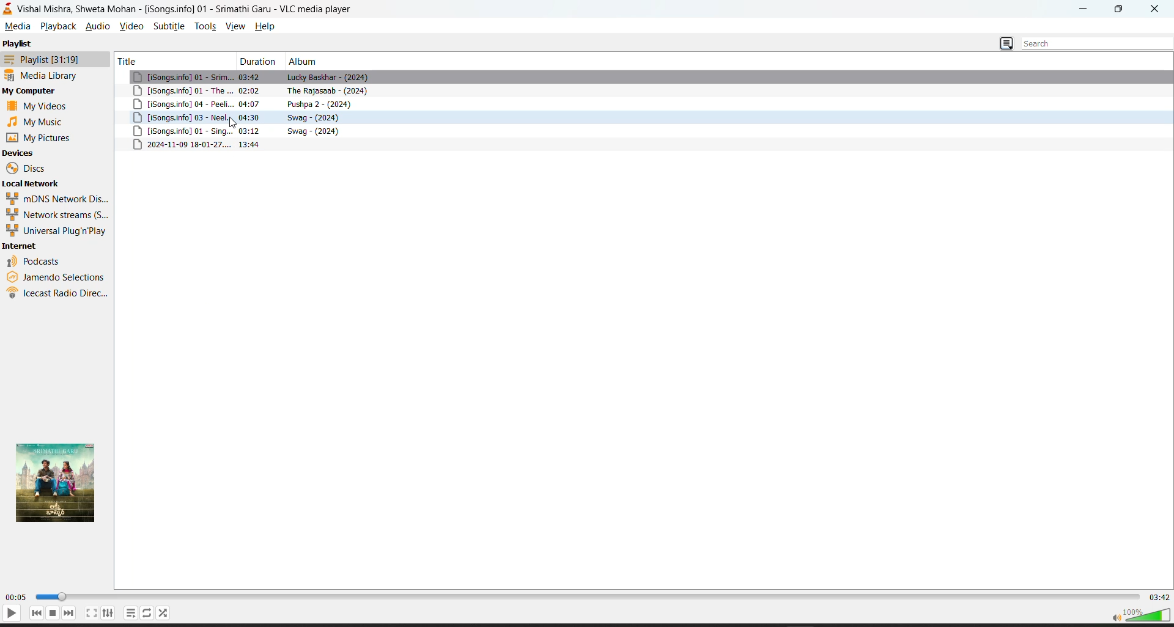 The width and height of the screenshot is (1174, 627). What do you see at coordinates (57, 214) in the screenshot?
I see `network streams` at bounding box center [57, 214].